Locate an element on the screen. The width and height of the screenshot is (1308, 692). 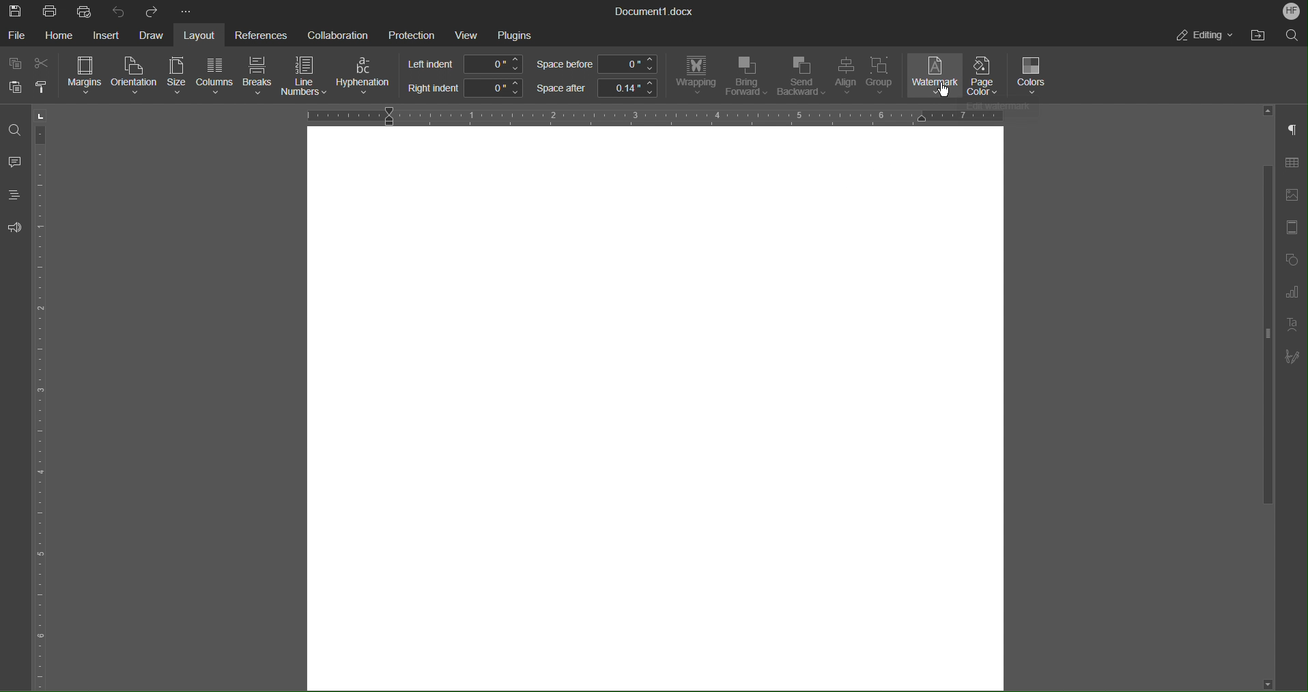
Margins is located at coordinates (86, 76).